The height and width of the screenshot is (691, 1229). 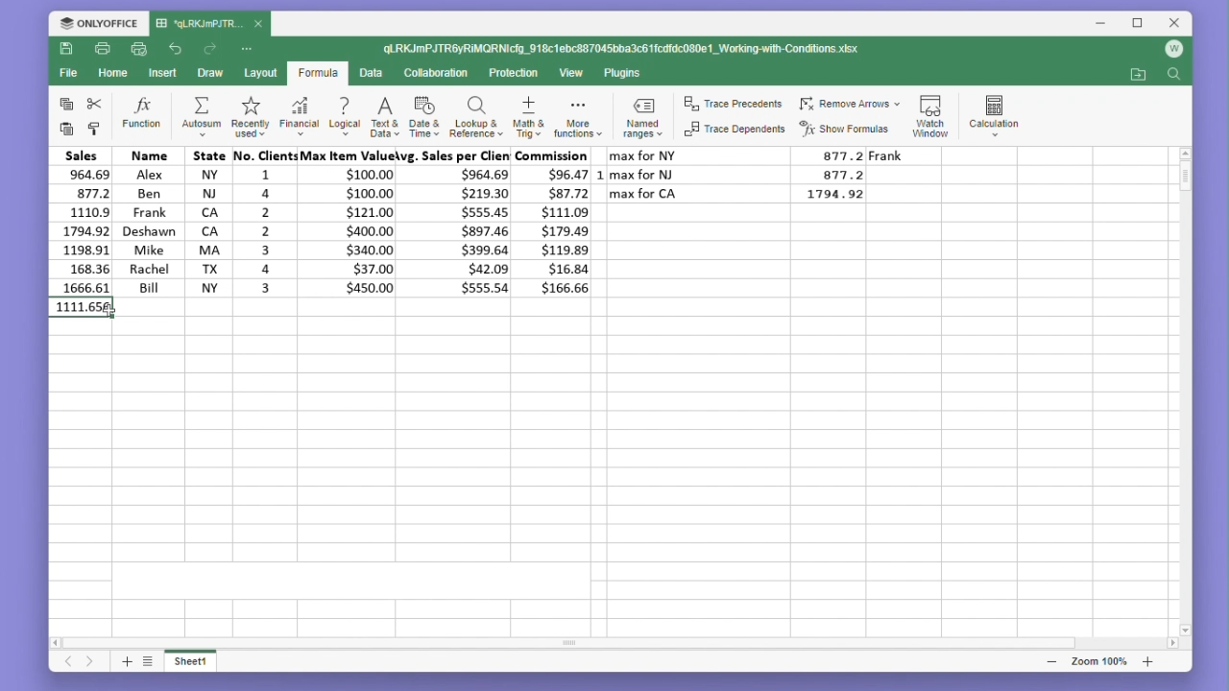 I want to click on State, so click(x=208, y=221).